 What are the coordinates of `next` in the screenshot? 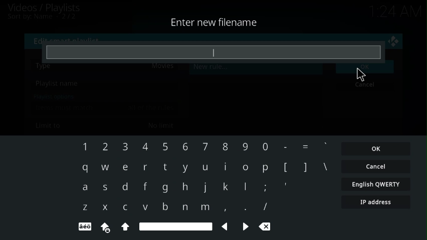 It's located at (246, 226).